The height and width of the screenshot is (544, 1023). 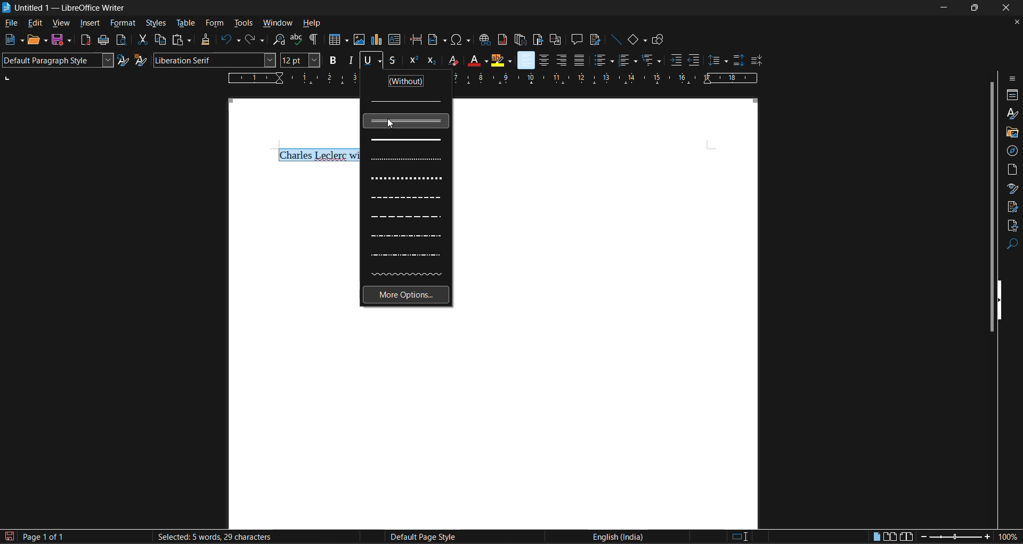 I want to click on check spelling, so click(x=297, y=39).